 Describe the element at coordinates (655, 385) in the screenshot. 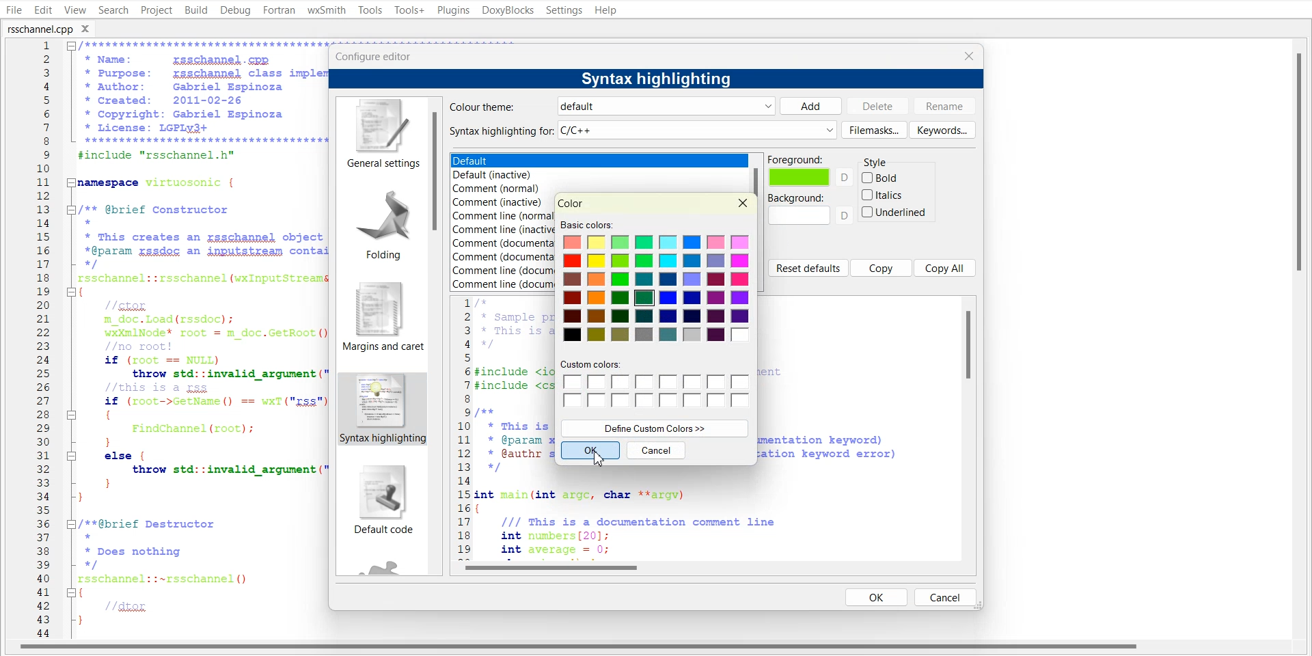

I see `Custom color` at that location.